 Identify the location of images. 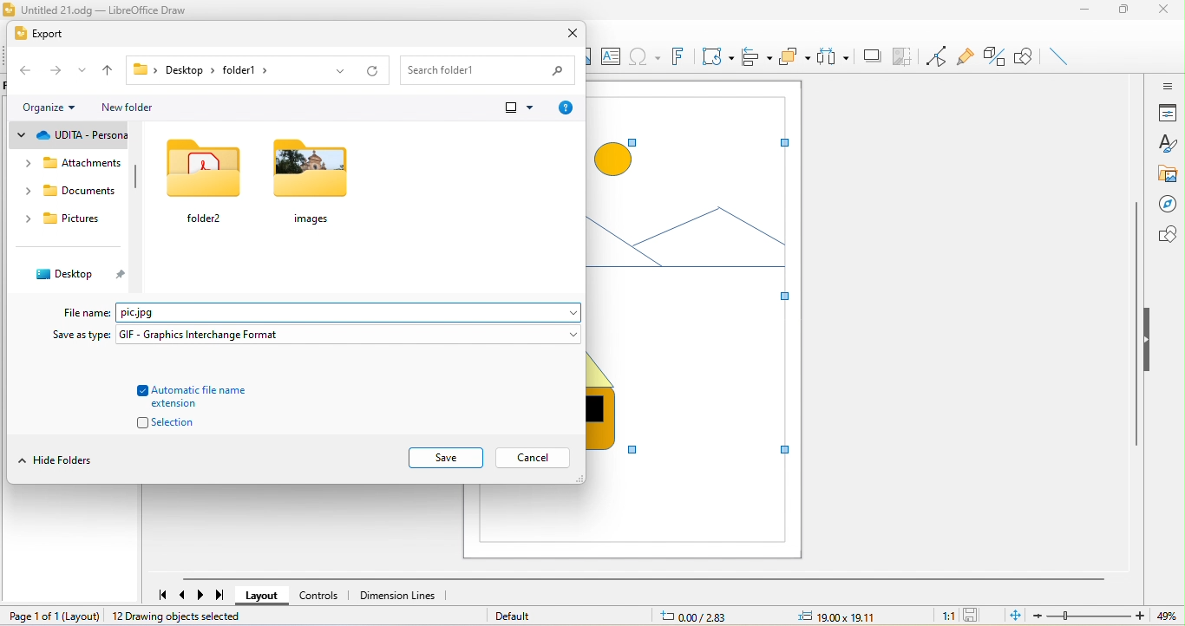
(314, 182).